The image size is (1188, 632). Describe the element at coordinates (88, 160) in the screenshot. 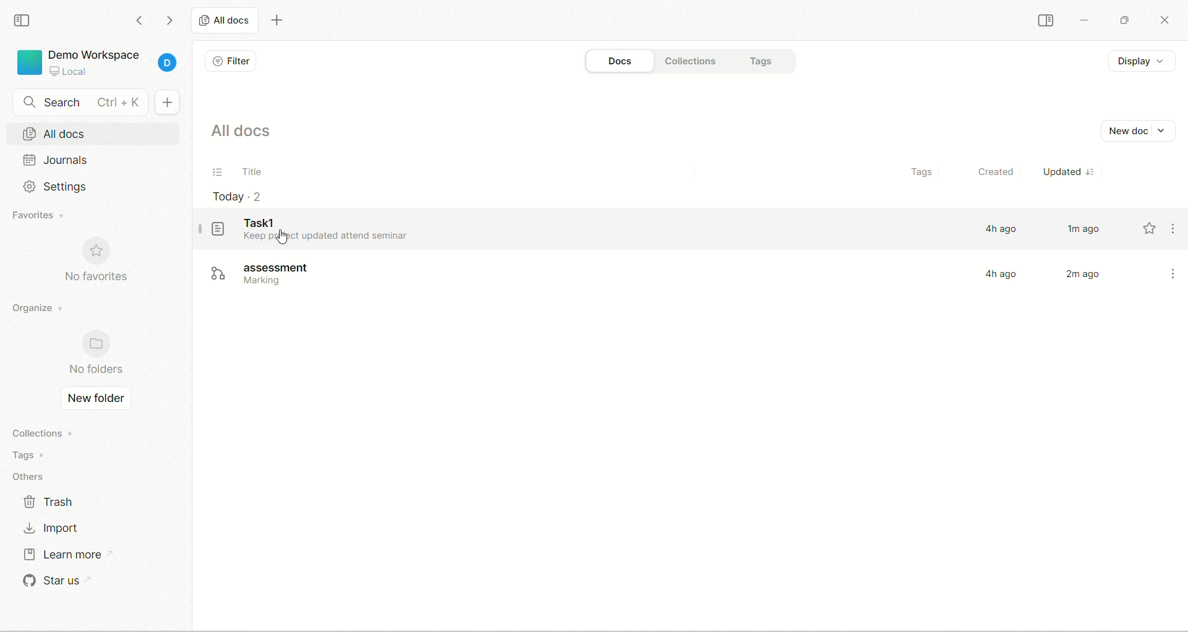

I see `journals` at that location.